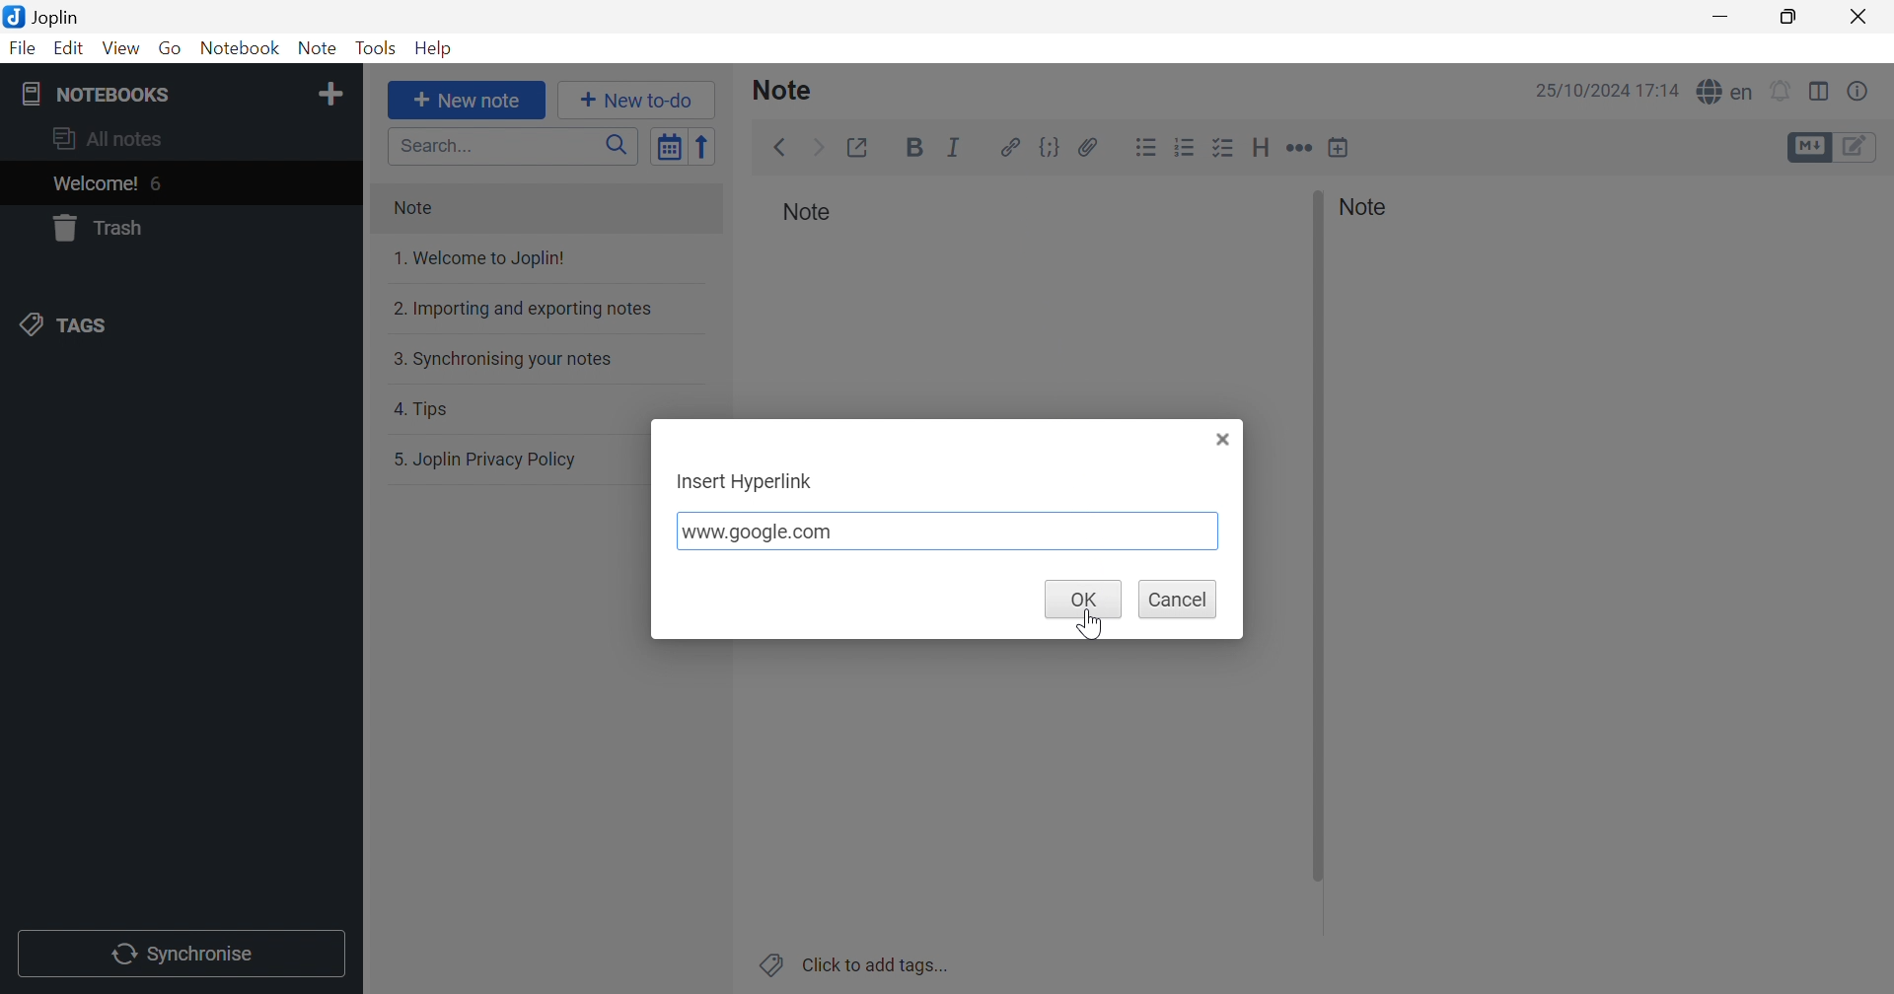 This screenshot has width=1894, height=994. What do you see at coordinates (1661, 92) in the screenshot?
I see `17:14` at bounding box center [1661, 92].